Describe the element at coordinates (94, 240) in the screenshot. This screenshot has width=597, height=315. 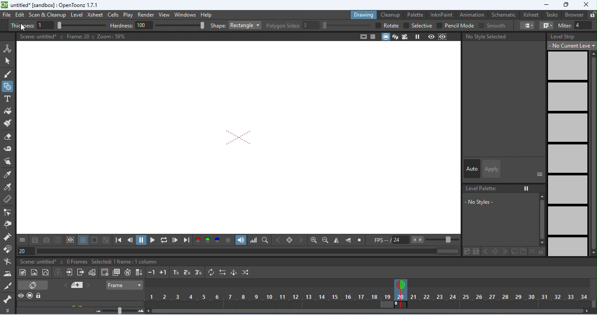
I see `black background` at that location.